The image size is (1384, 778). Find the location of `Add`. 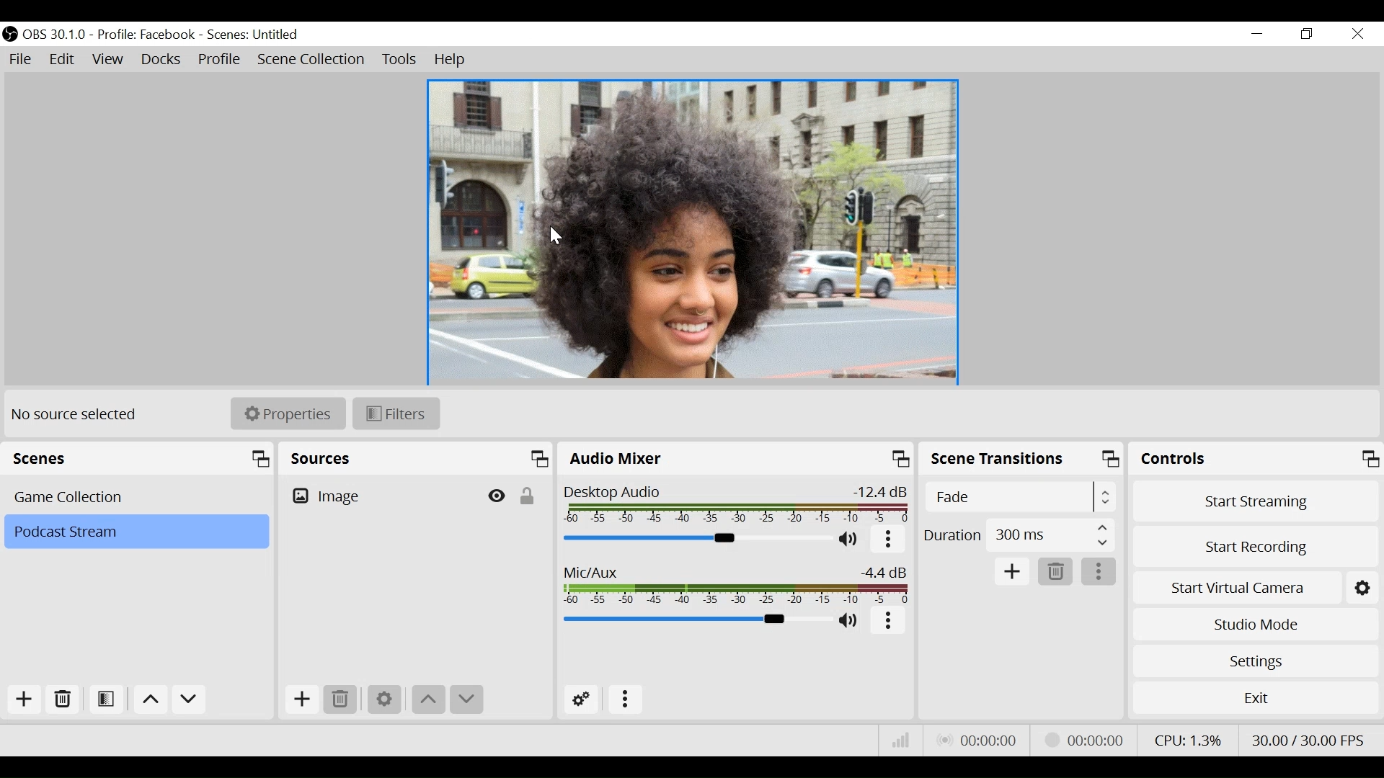

Add is located at coordinates (302, 700).